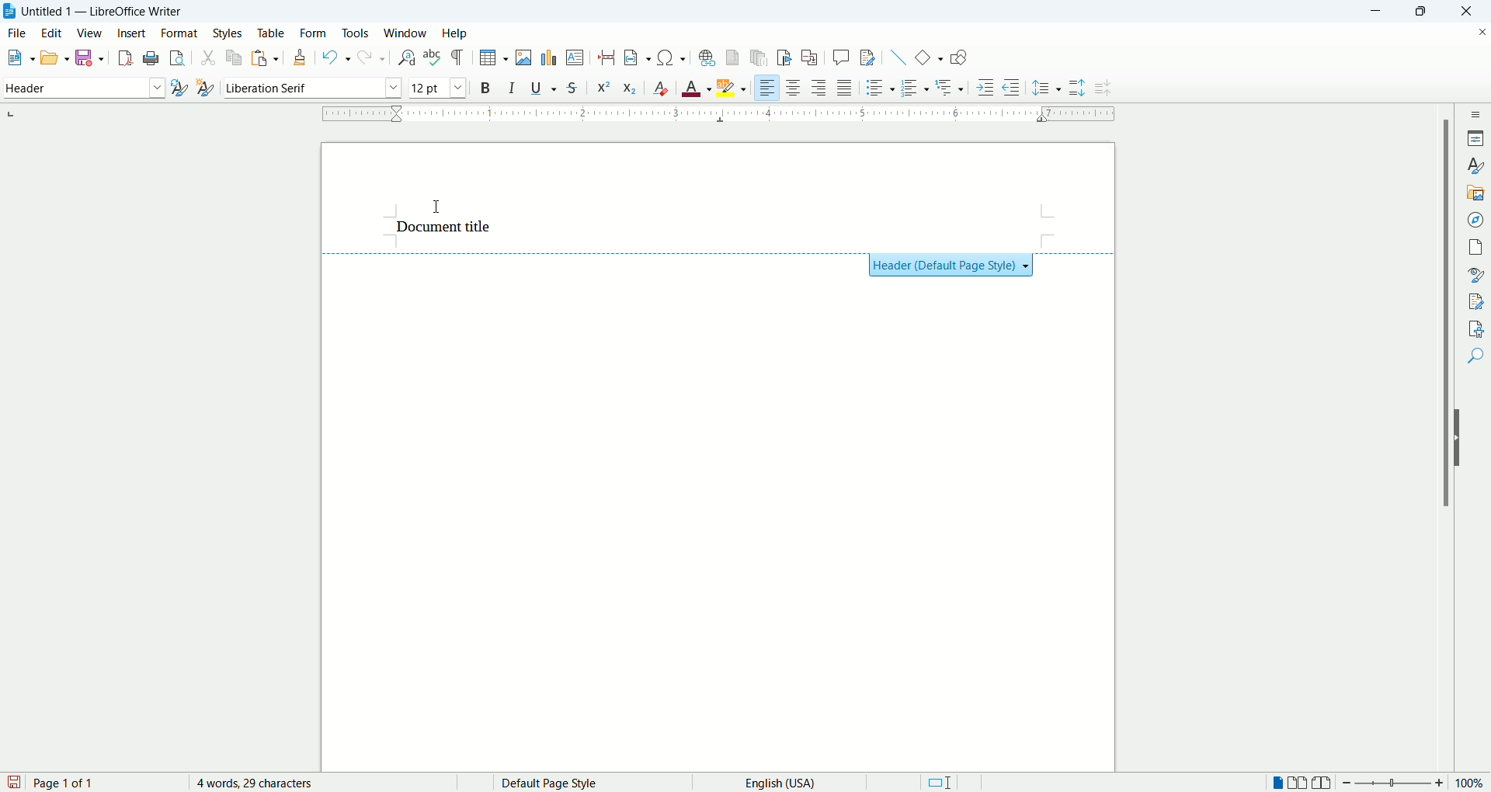 Image resolution: width=1491 pixels, height=792 pixels. I want to click on accessibility check, so click(1475, 329).